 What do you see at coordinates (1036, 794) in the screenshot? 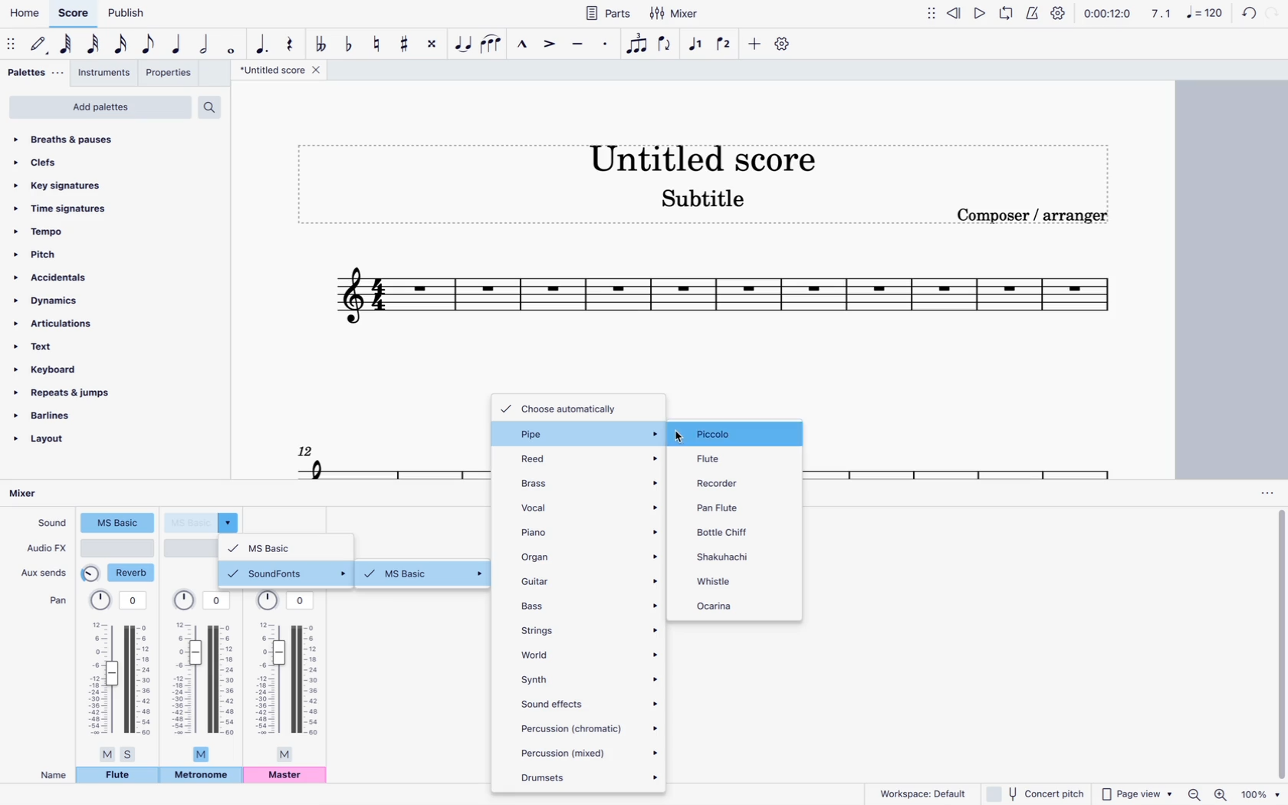
I see `concert pitch` at bounding box center [1036, 794].